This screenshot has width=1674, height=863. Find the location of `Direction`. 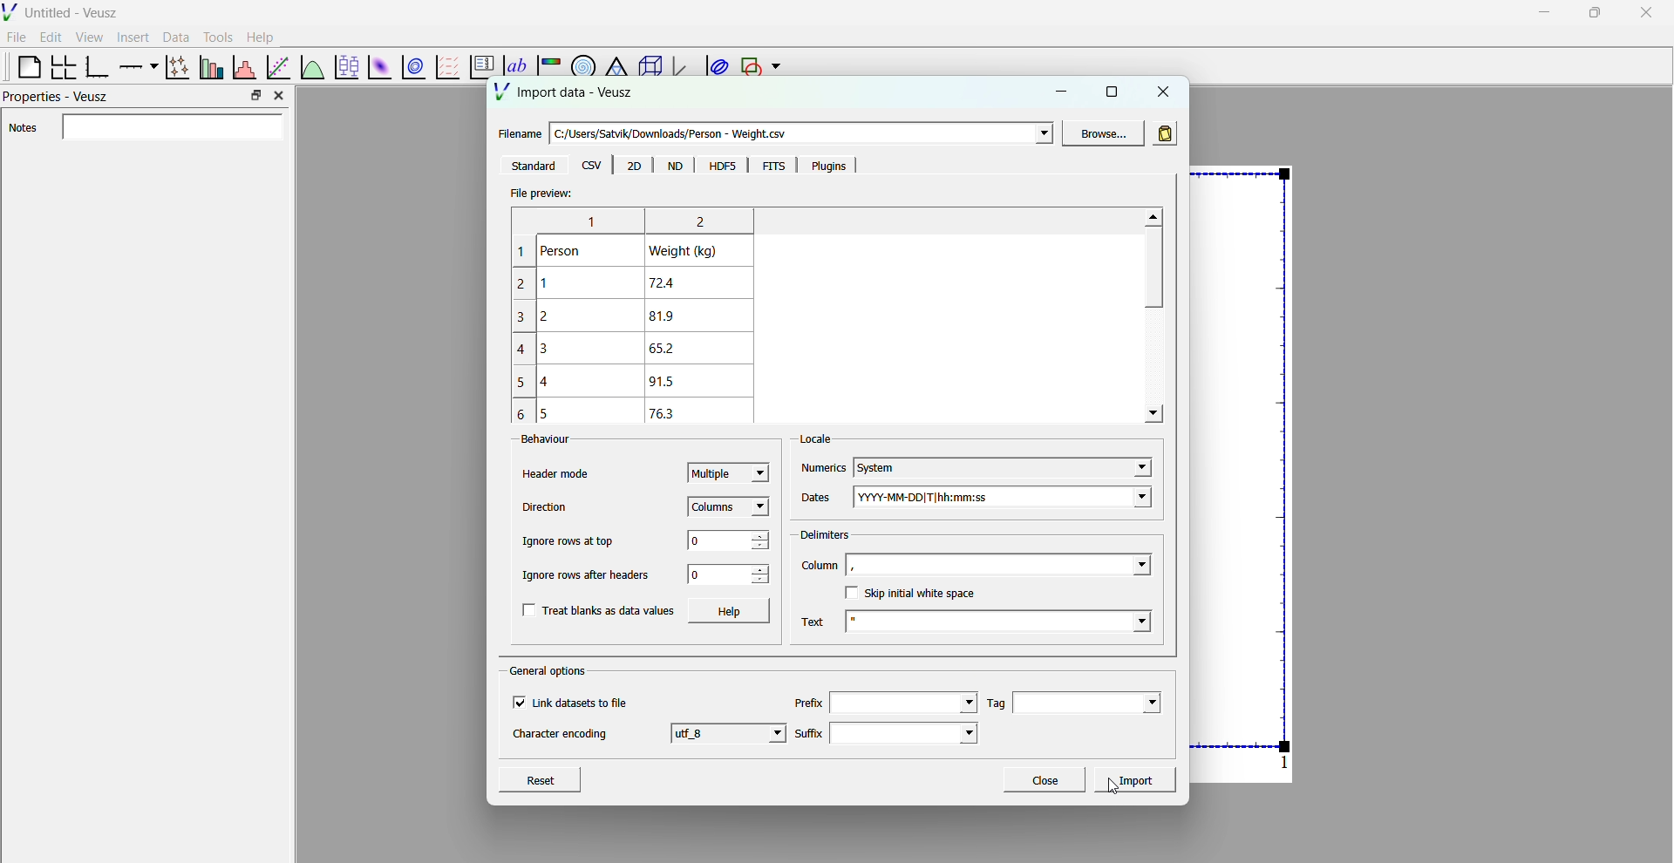

Direction is located at coordinates (547, 507).